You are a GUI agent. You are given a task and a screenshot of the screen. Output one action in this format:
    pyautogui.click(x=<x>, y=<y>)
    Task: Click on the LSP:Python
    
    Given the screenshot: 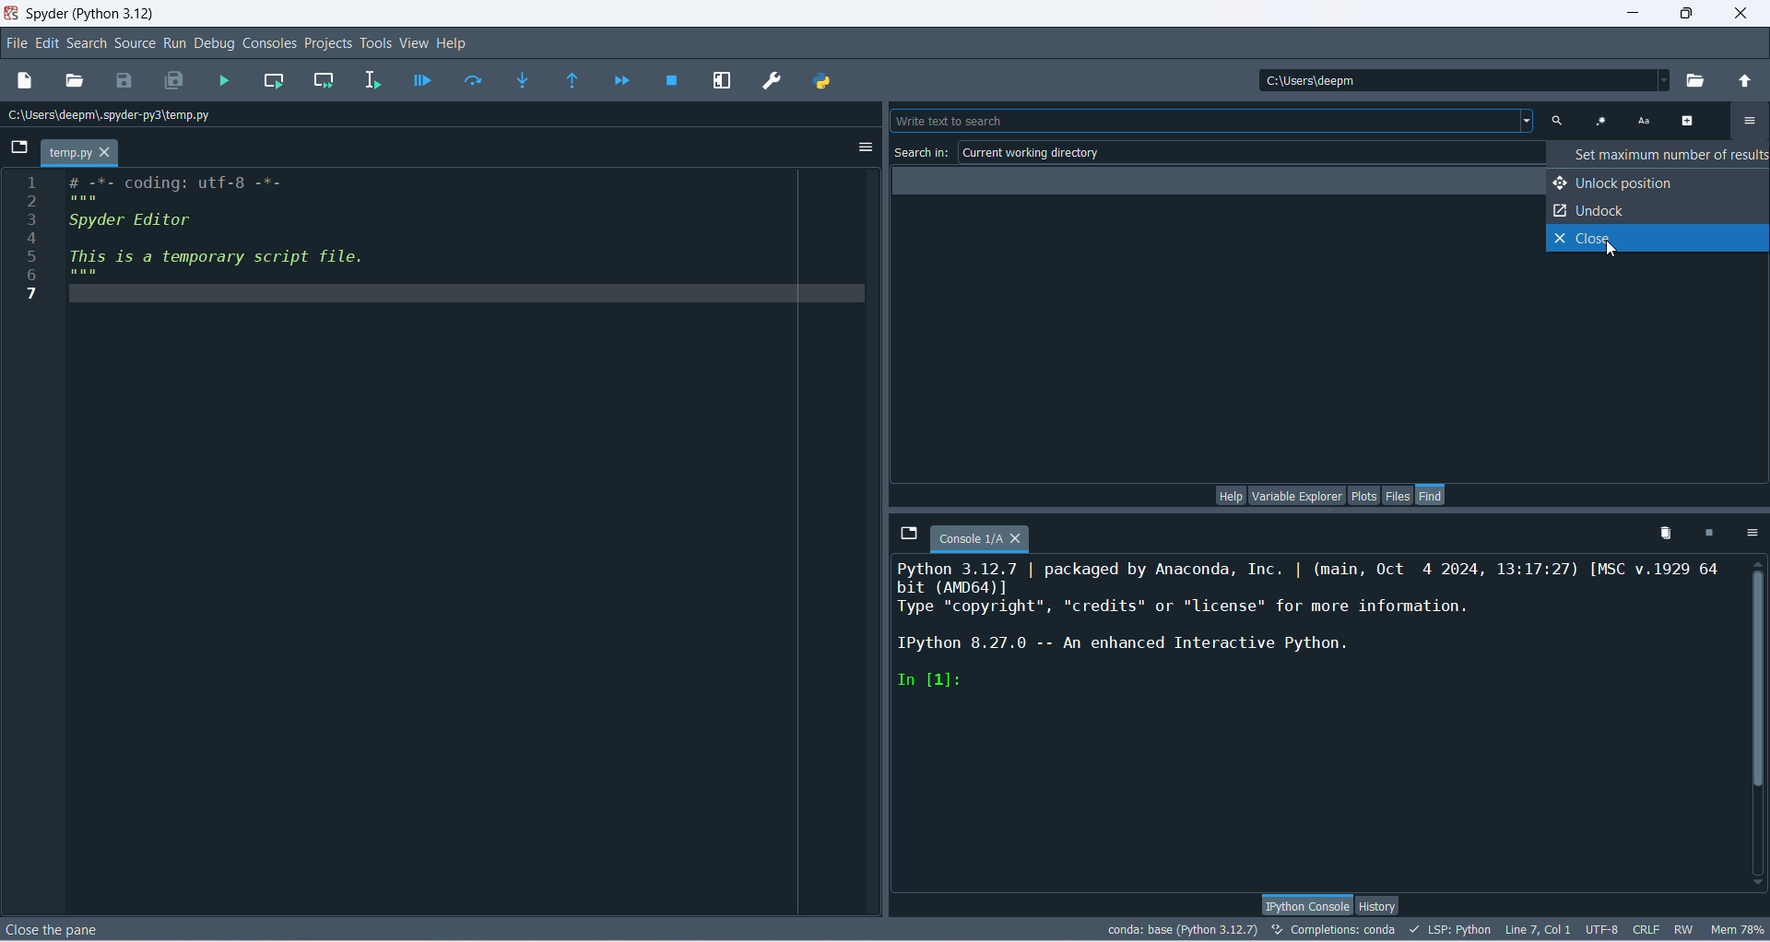 What is the action you would take?
    pyautogui.click(x=1449, y=930)
    